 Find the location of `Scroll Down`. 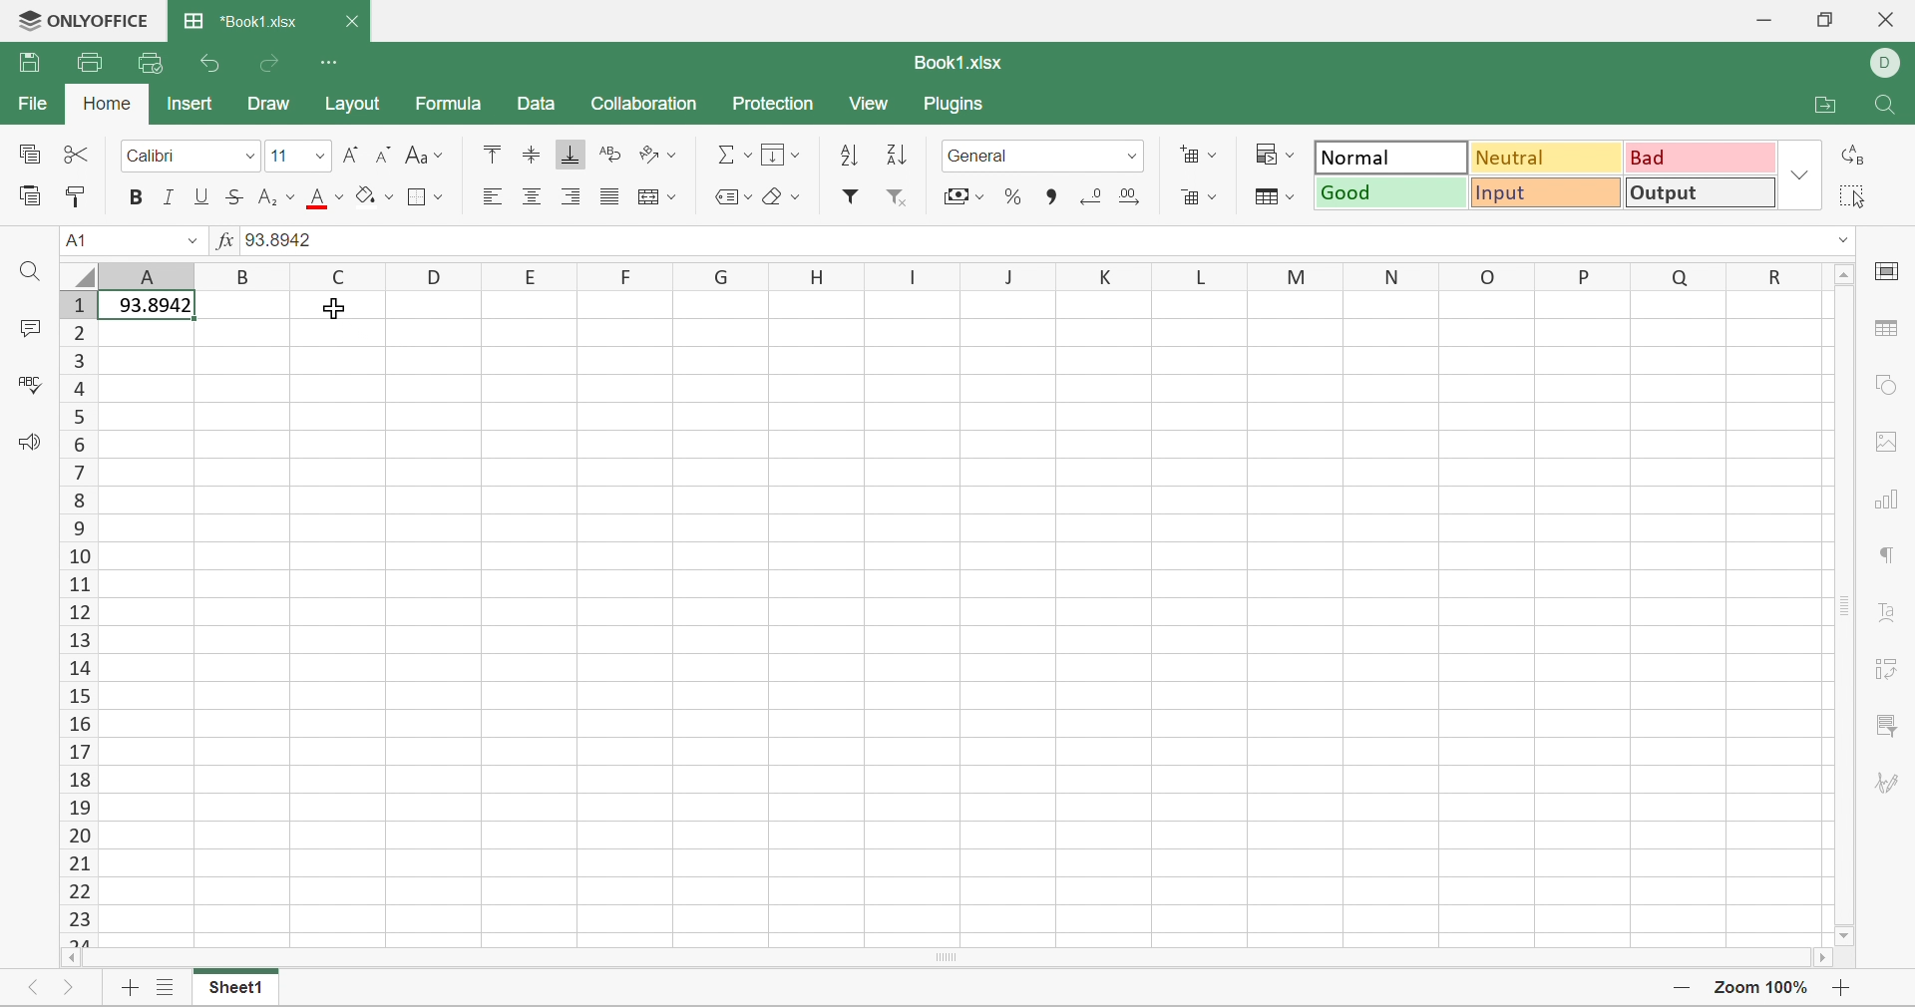

Scroll Down is located at coordinates (1844, 937).